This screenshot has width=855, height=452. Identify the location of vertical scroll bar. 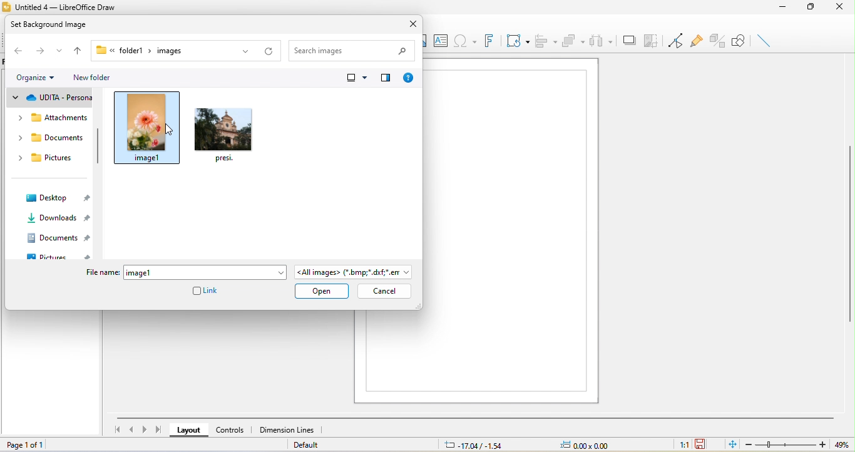
(98, 146).